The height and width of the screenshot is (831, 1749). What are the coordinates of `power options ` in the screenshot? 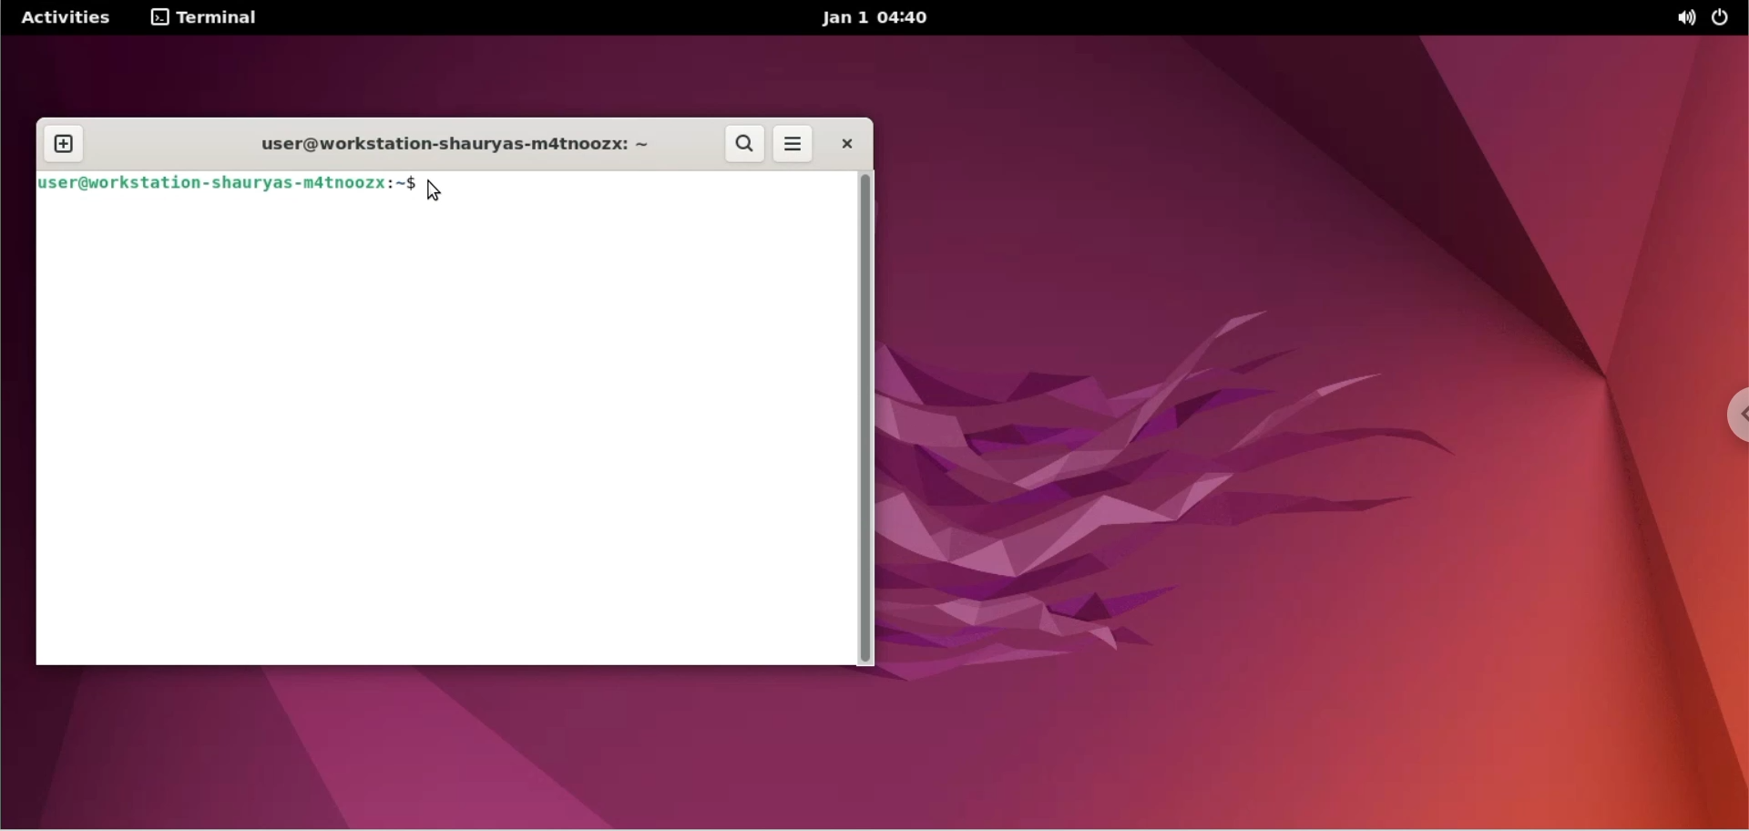 It's located at (1725, 18).